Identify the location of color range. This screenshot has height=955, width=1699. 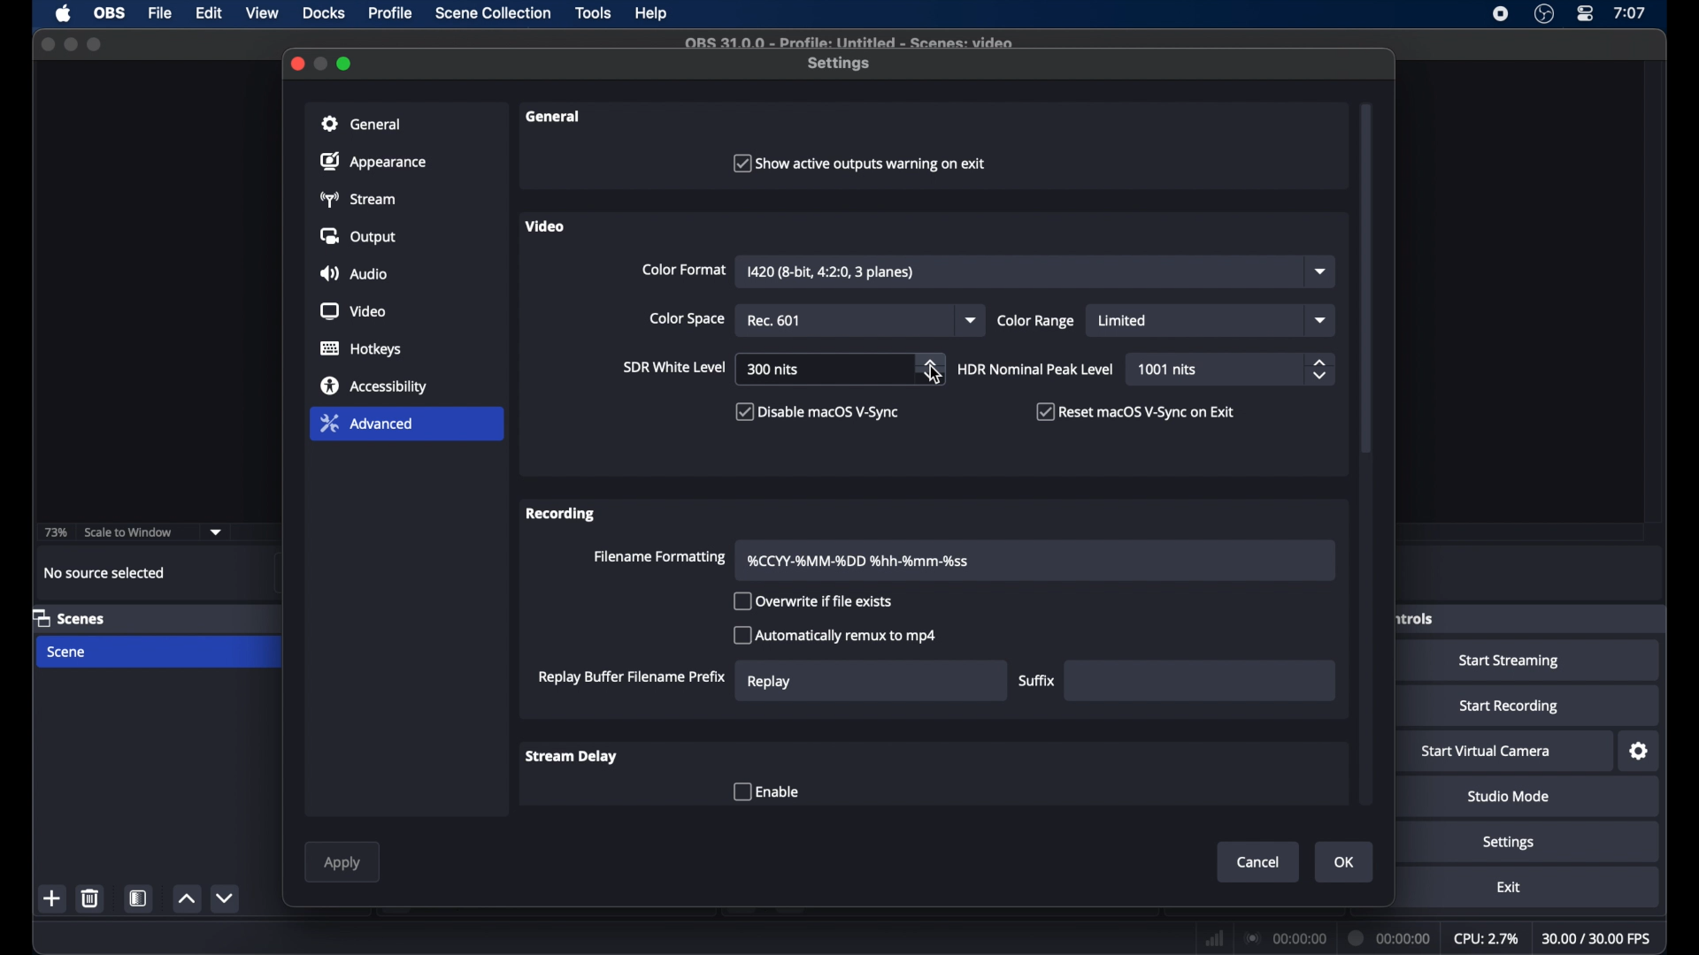
(1035, 321).